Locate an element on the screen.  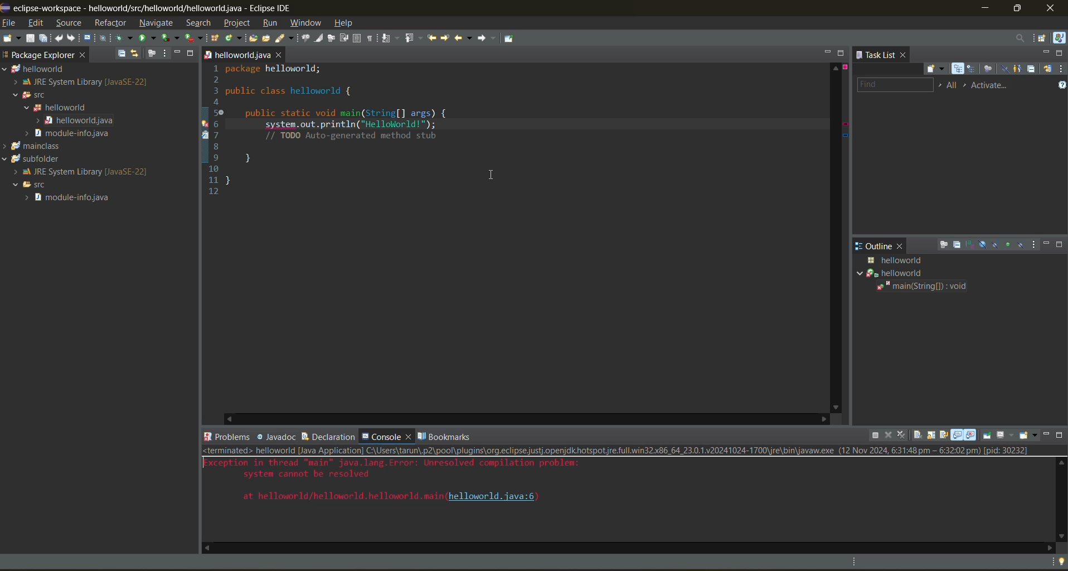
pin editor is located at coordinates (509, 38).